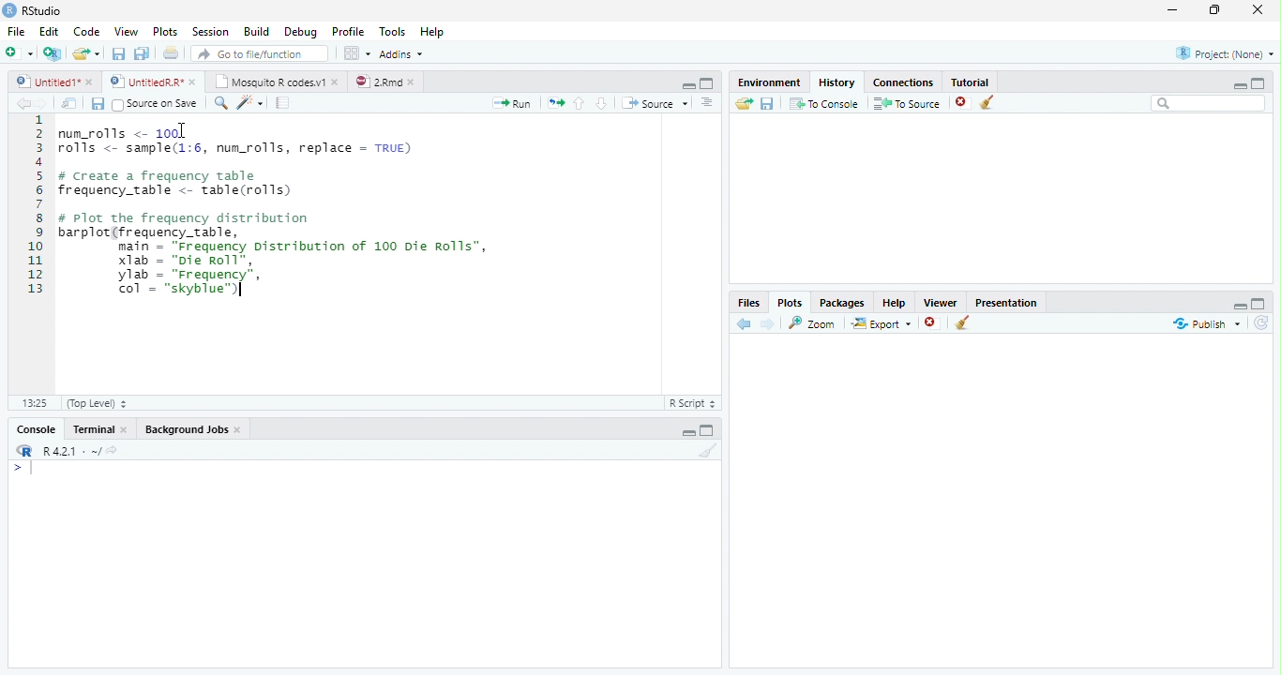  I want to click on Go to previous section of code, so click(580, 104).